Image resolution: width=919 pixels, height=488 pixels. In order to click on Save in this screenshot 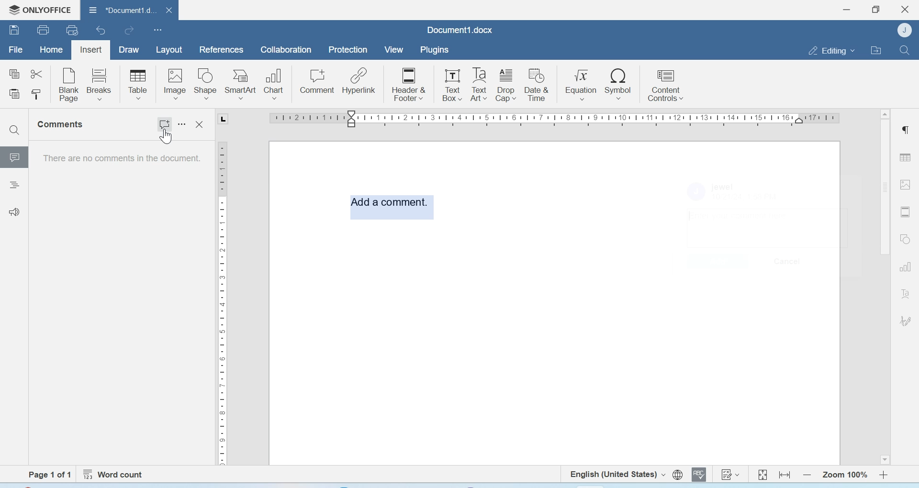, I will do `click(14, 29)`.